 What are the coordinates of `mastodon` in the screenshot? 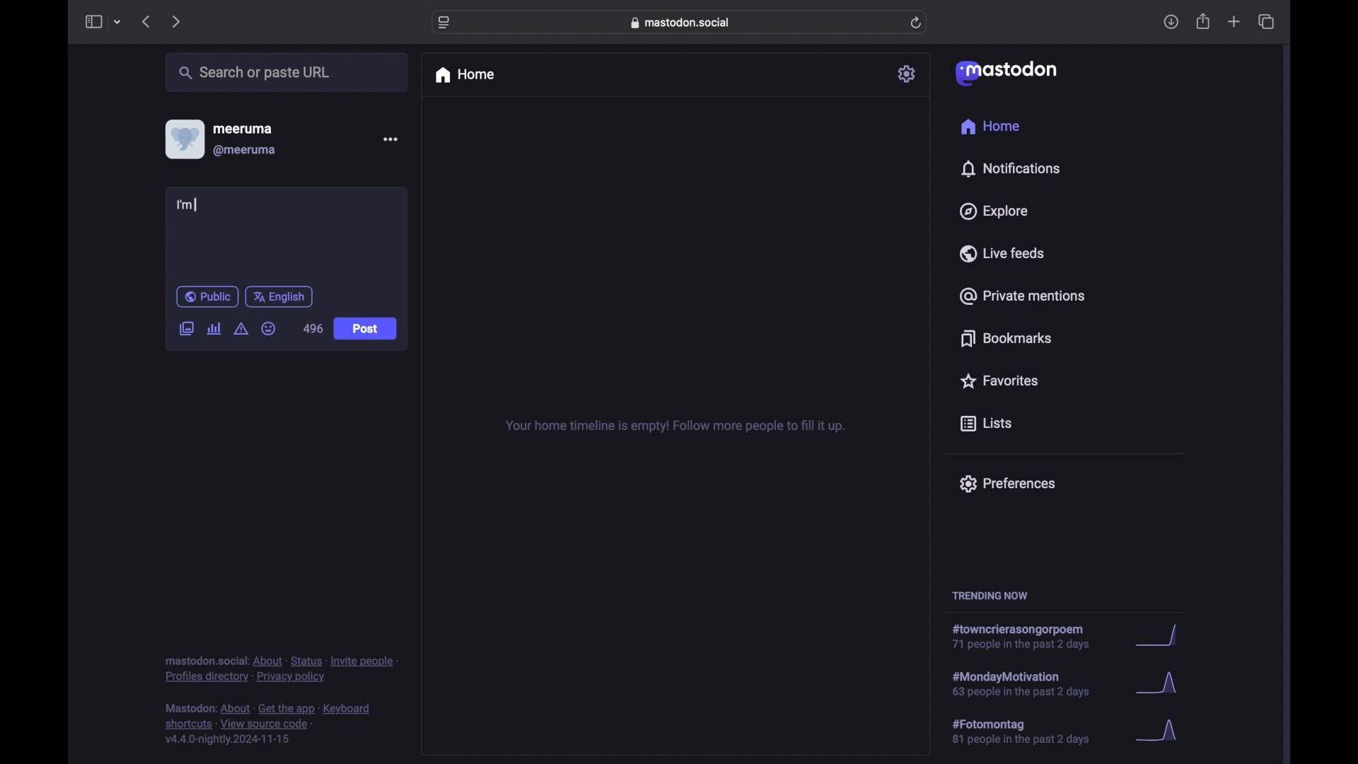 It's located at (1006, 74).